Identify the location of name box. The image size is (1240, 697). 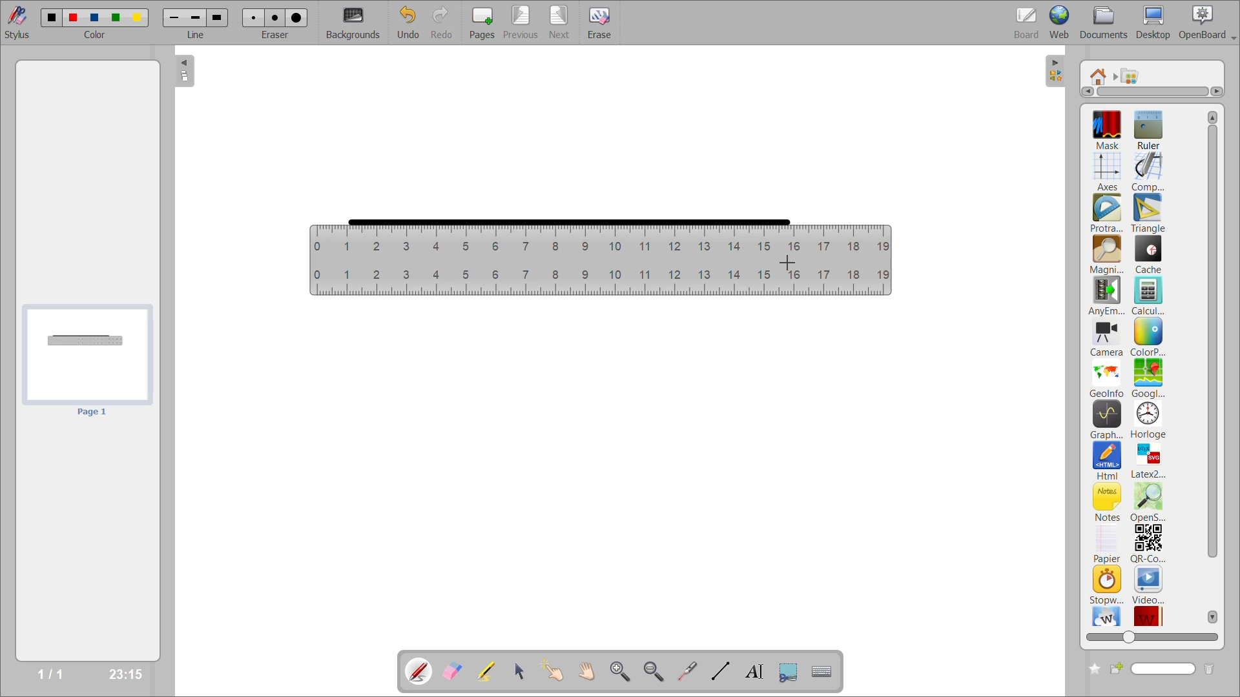
(1153, 669).